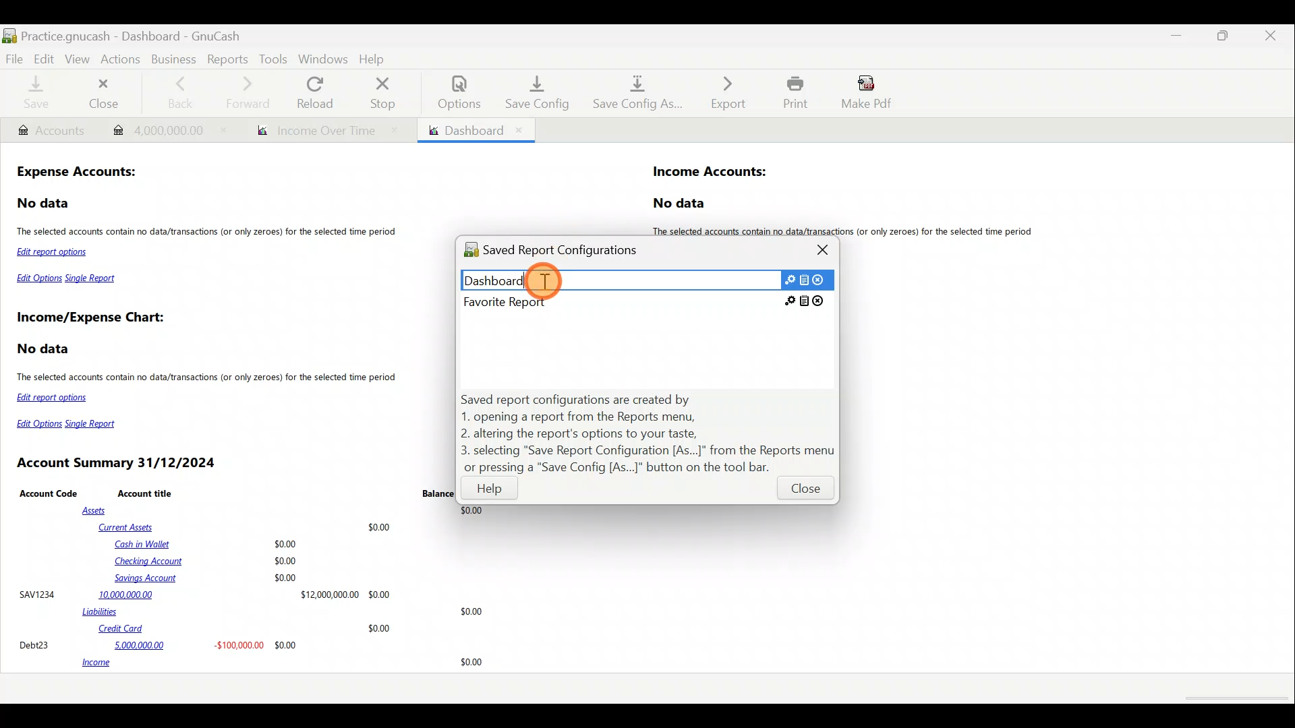 This screenshot has height=728, width=1295. Describe the element at coordinates (163, 129) in the screenshot. I see `Transaction` at that location.